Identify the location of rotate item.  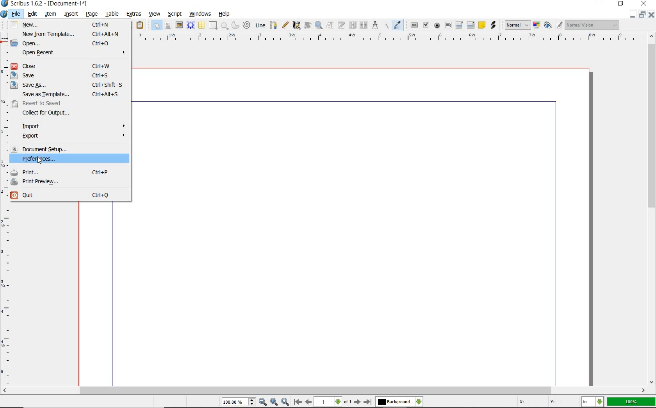
(308, 26).